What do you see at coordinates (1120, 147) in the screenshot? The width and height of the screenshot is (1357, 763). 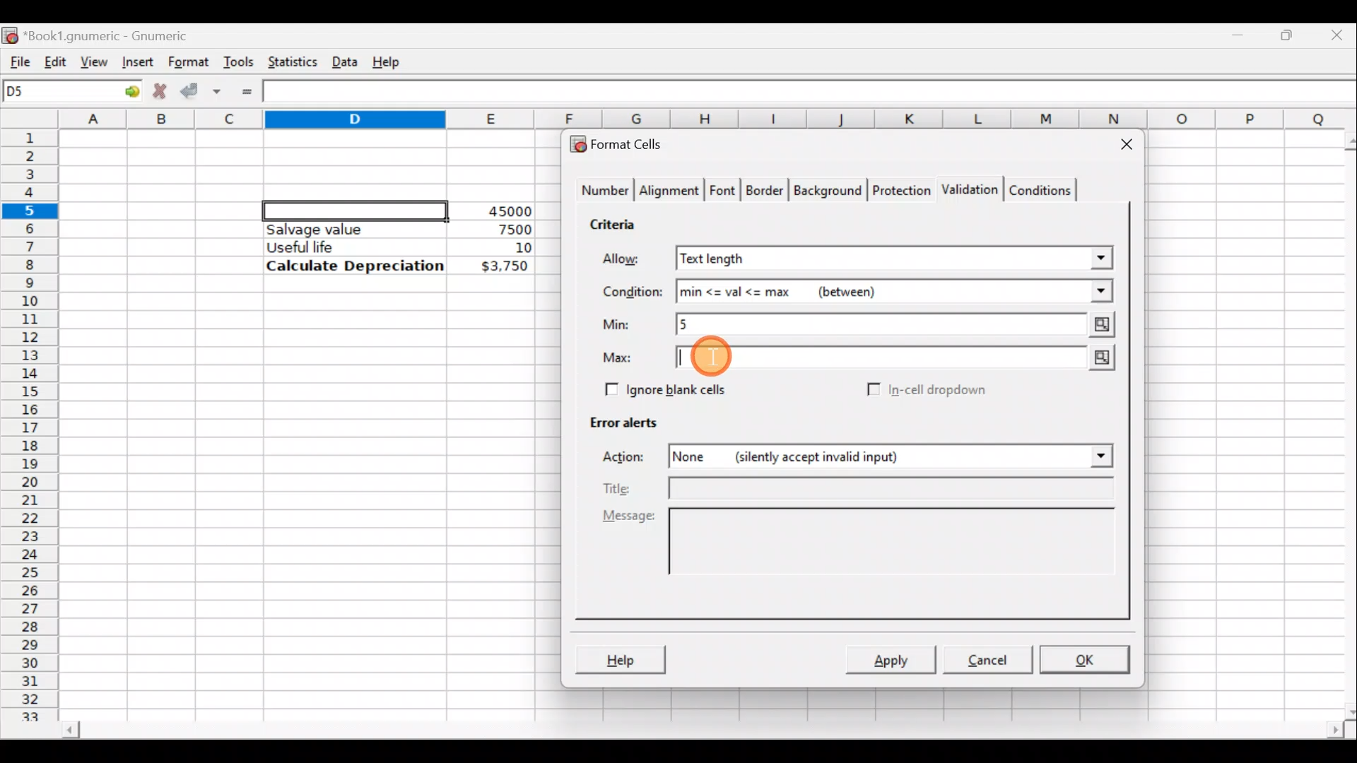 I see `Close` at bounding box center [1120, 147].